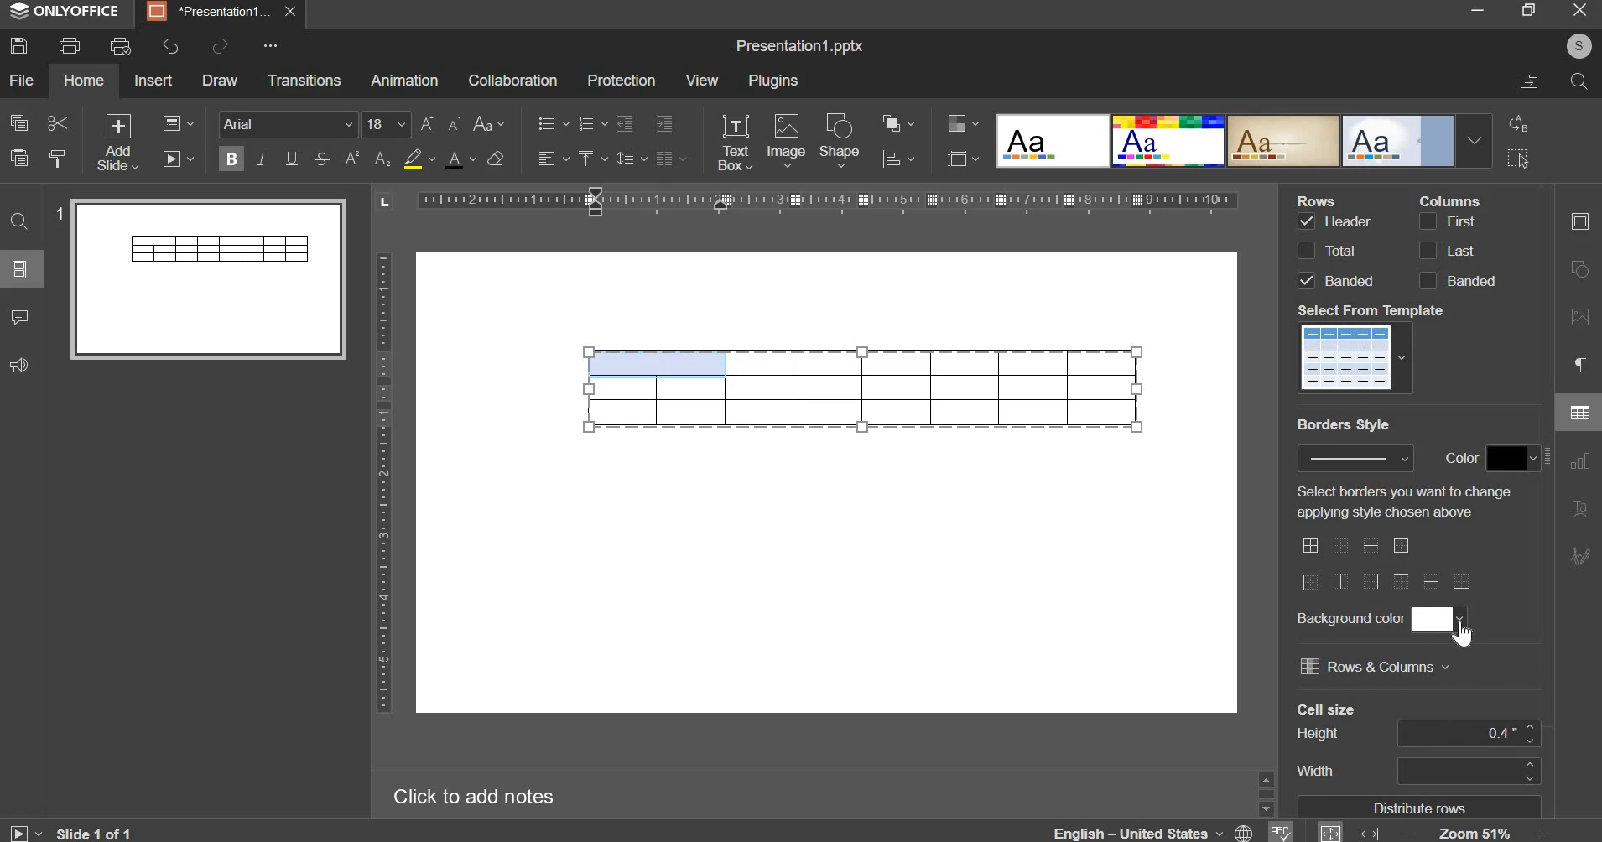 This screenshot has height=842, width=1602. I want to click on arrange object, so click(897, 122).